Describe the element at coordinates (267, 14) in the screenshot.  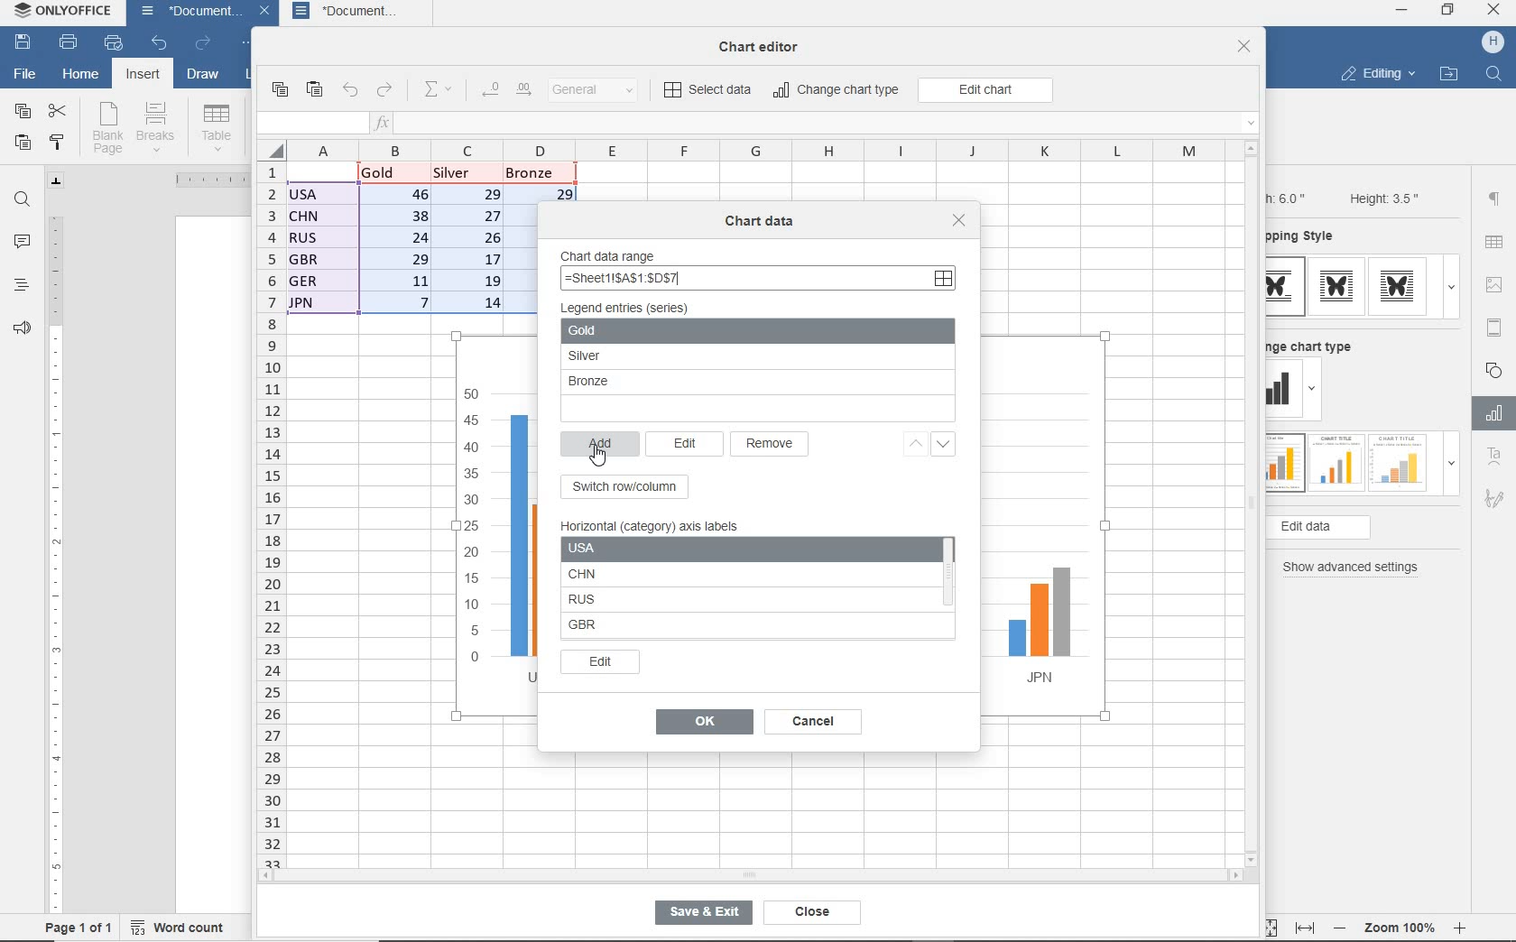
I see `close` at that location.